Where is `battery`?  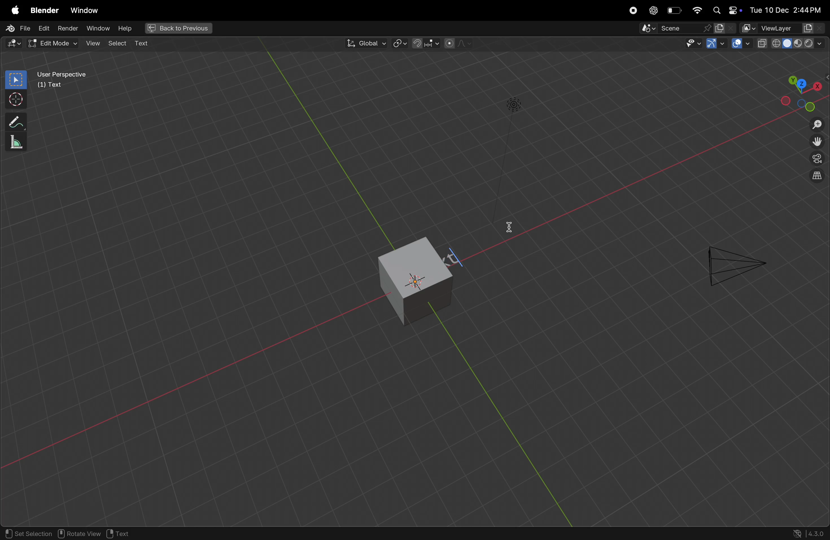 battery is located at coordinates (674, 10).